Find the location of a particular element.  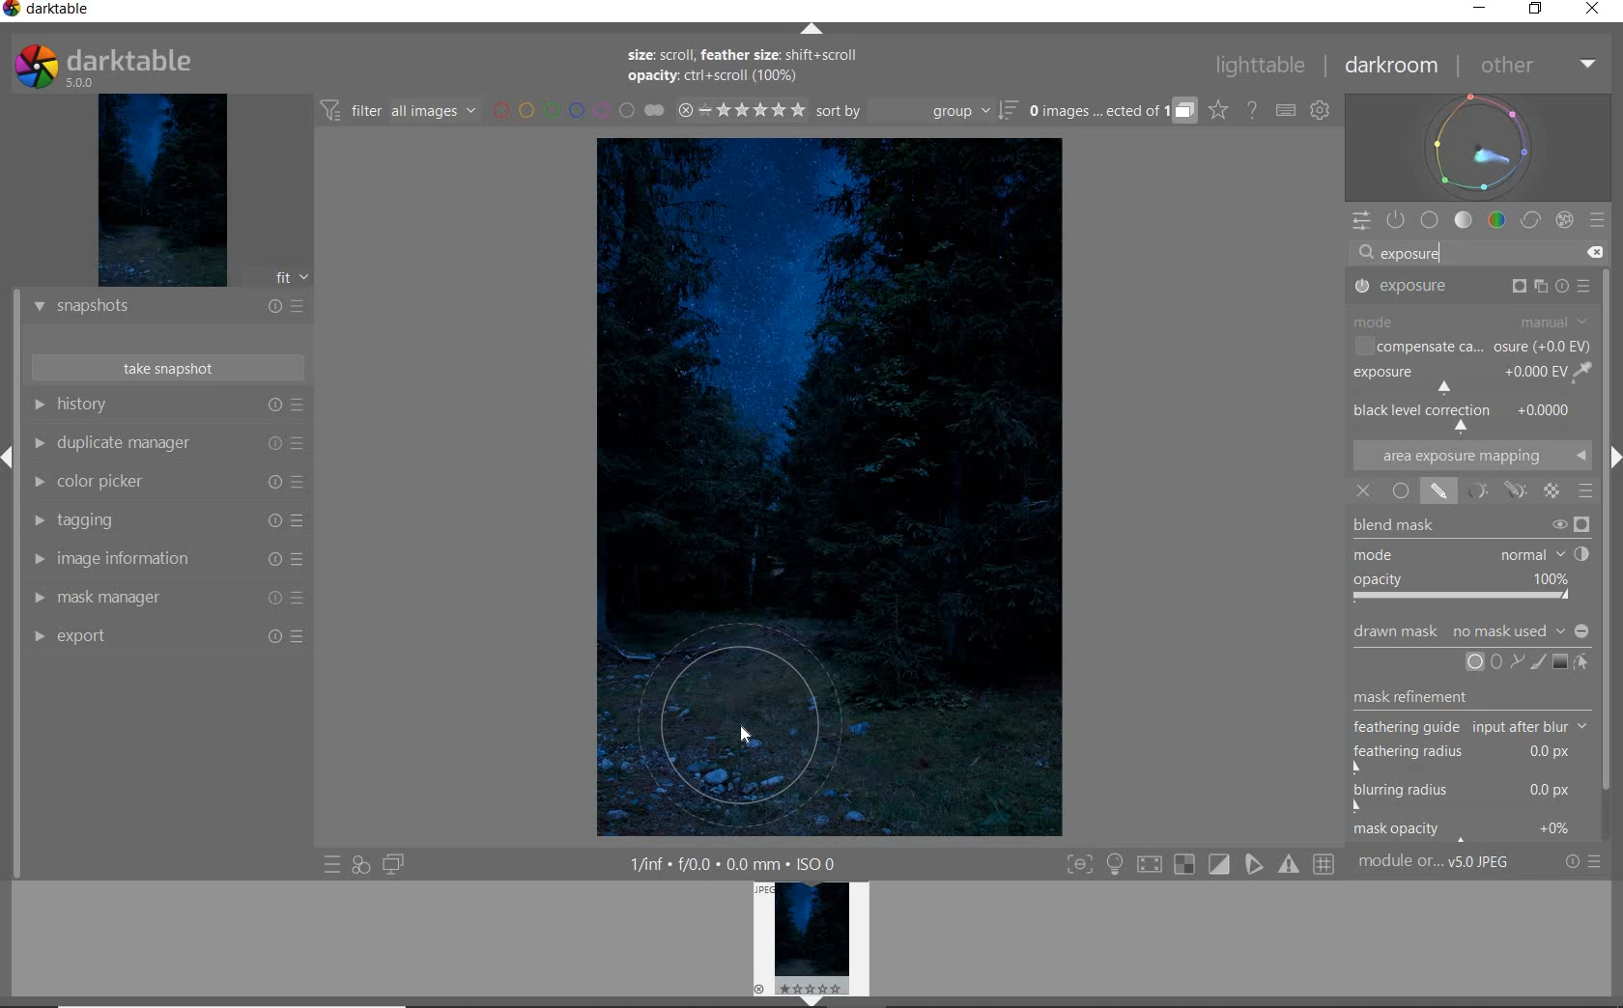

SYSTEM LOGO is located at coordinates (105, 64).